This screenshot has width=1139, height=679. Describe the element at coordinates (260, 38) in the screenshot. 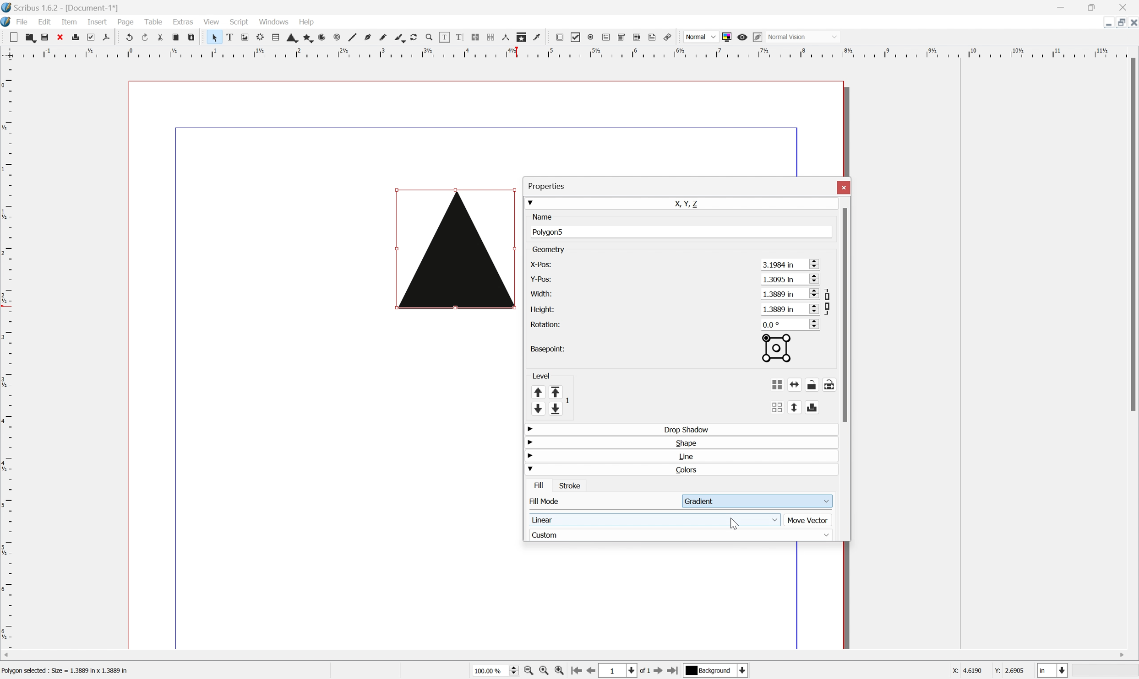

I see `Render frame` at that location.